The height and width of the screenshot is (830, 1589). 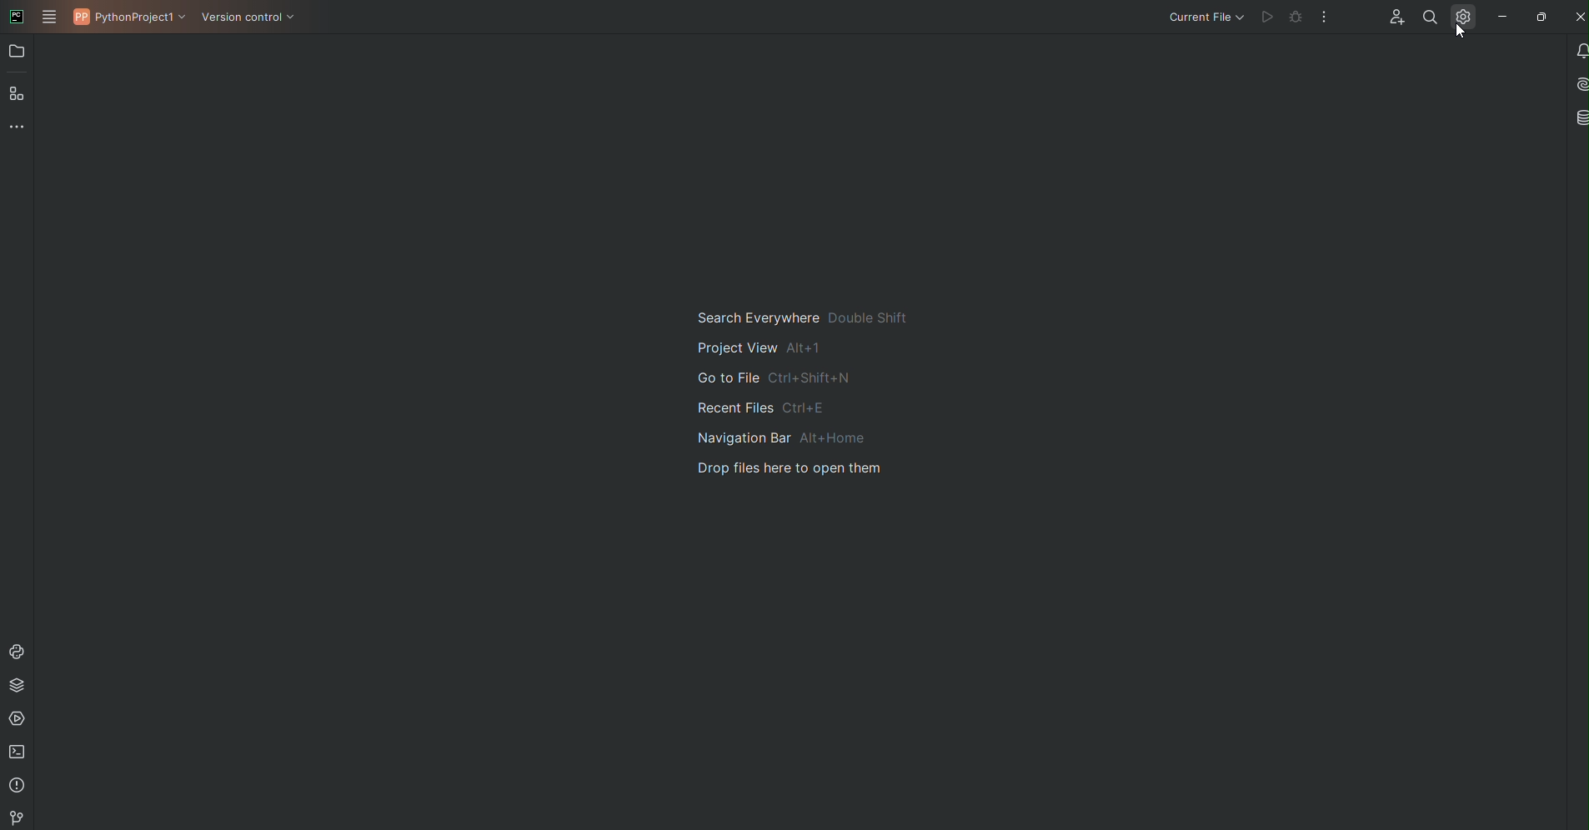 What do you see at coordinates (19, 95) in the screenshot?
I see `Structure` at bounding box center [19, 95].